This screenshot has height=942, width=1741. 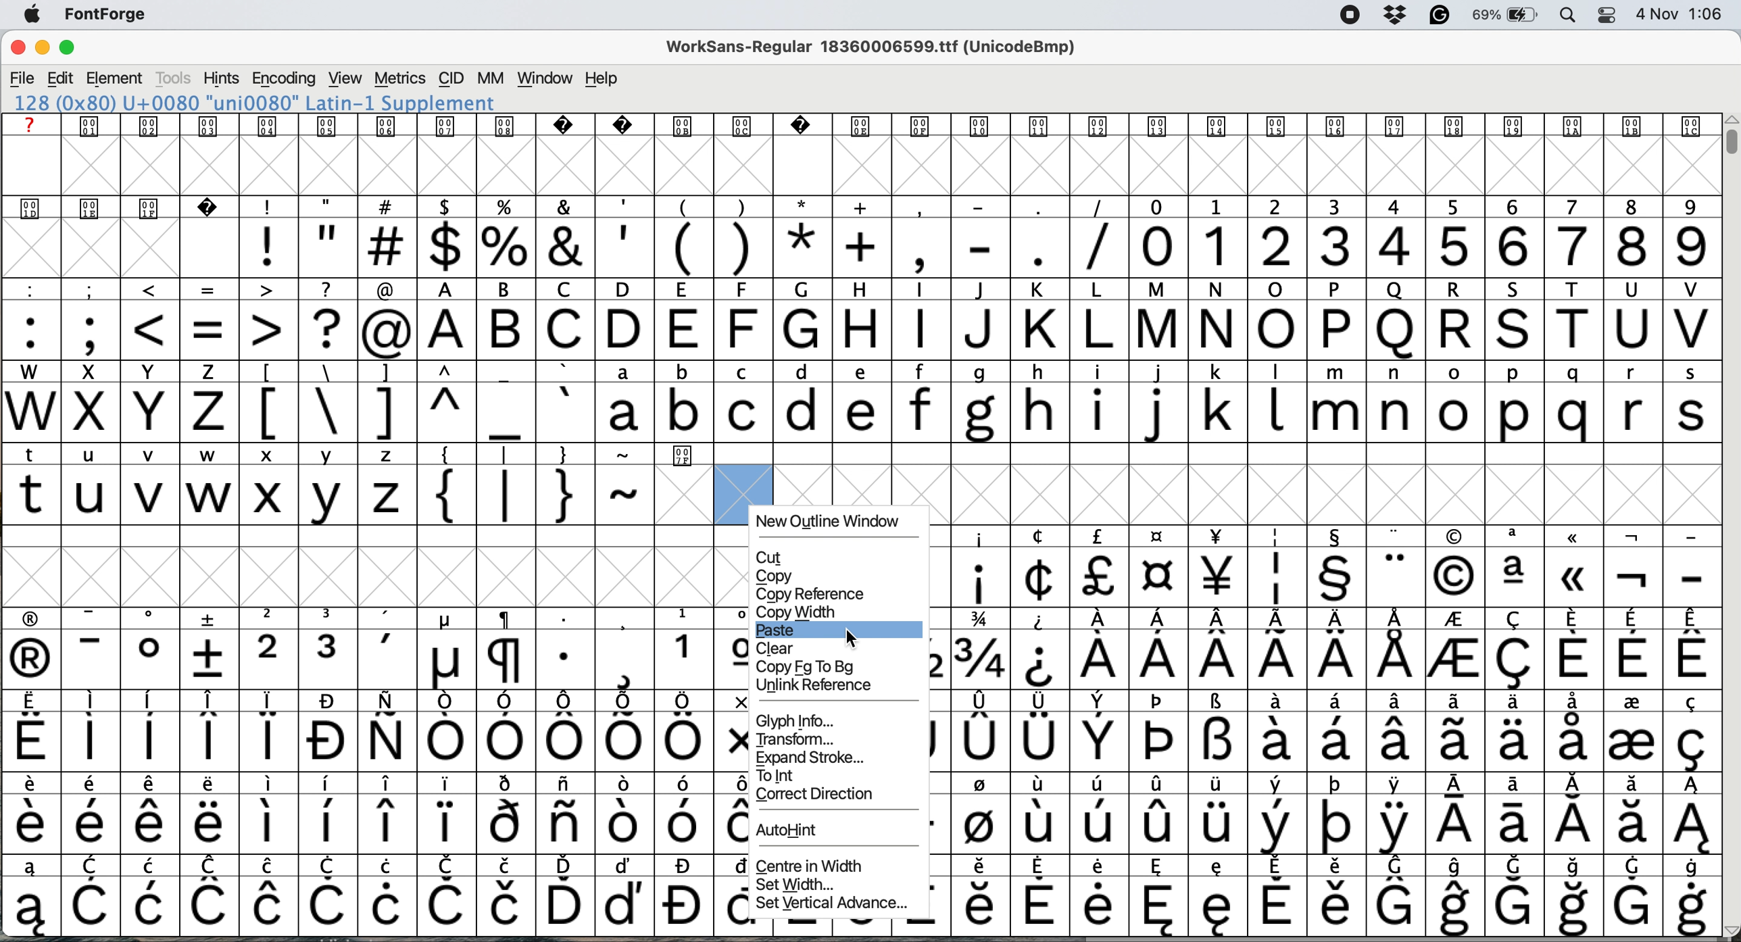 What do you see at coordinates (856, 289) in the screenshot?
I see `special characters and text` at bounding box center [856, 289].